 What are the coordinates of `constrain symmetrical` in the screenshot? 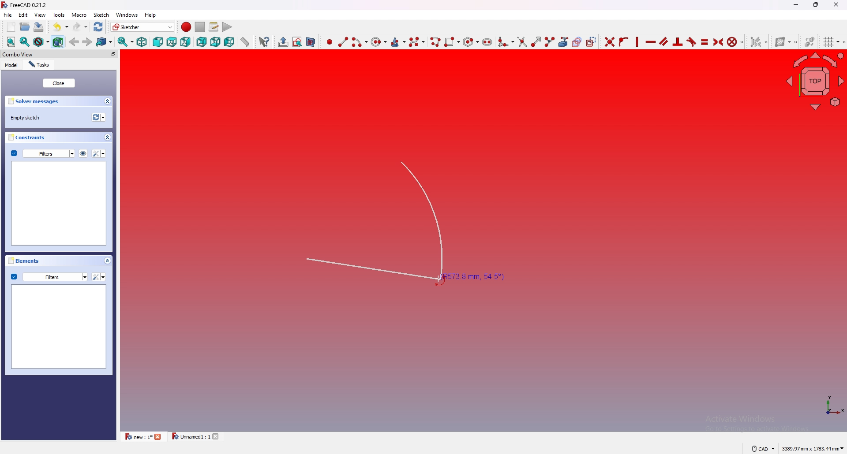 It's located at (719, 41).